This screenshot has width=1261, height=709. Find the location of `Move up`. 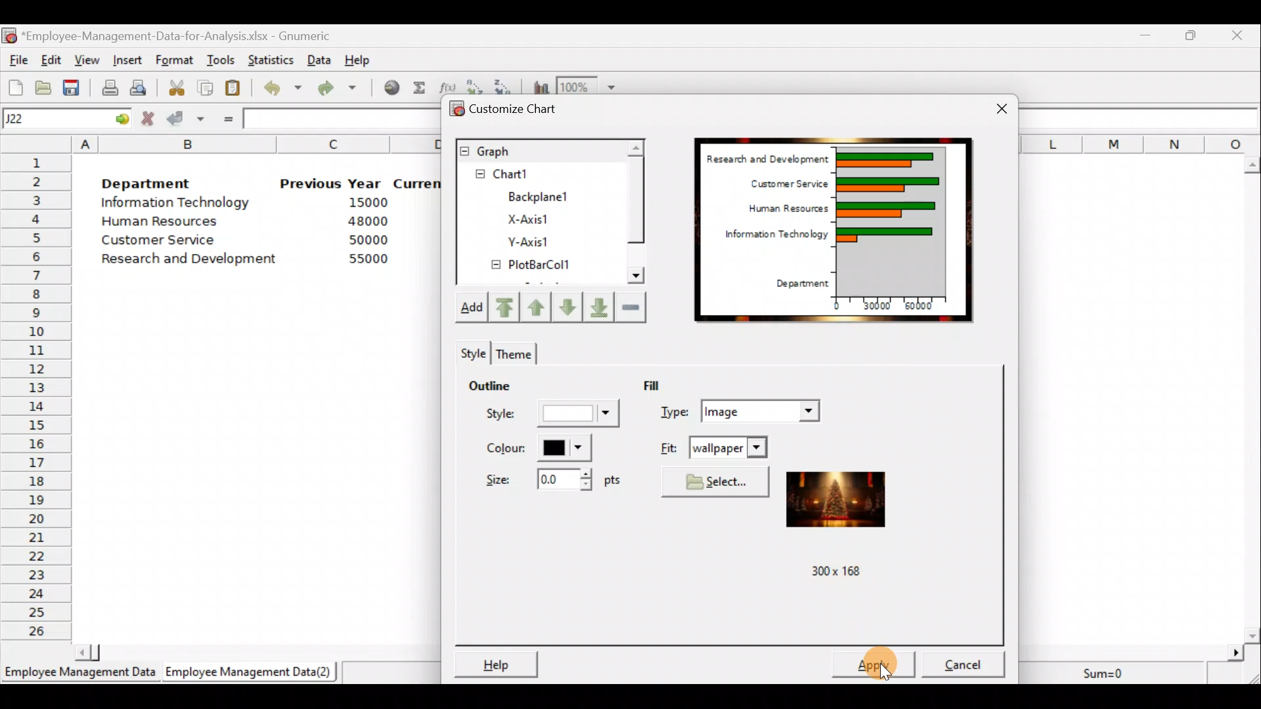

Move up is located at coordinates (565, 306).